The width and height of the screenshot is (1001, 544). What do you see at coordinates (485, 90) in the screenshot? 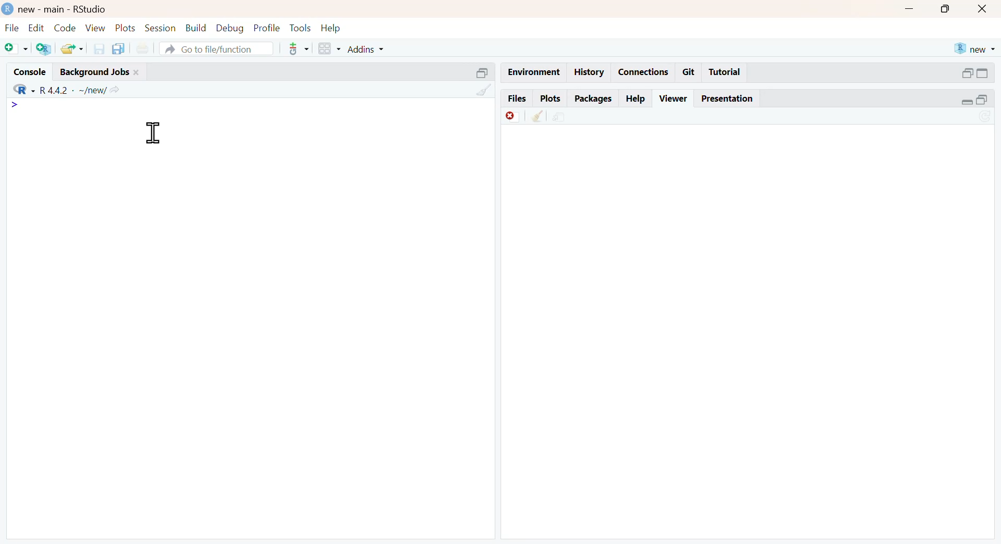
I see `clean` at bounding box center [485, 90].